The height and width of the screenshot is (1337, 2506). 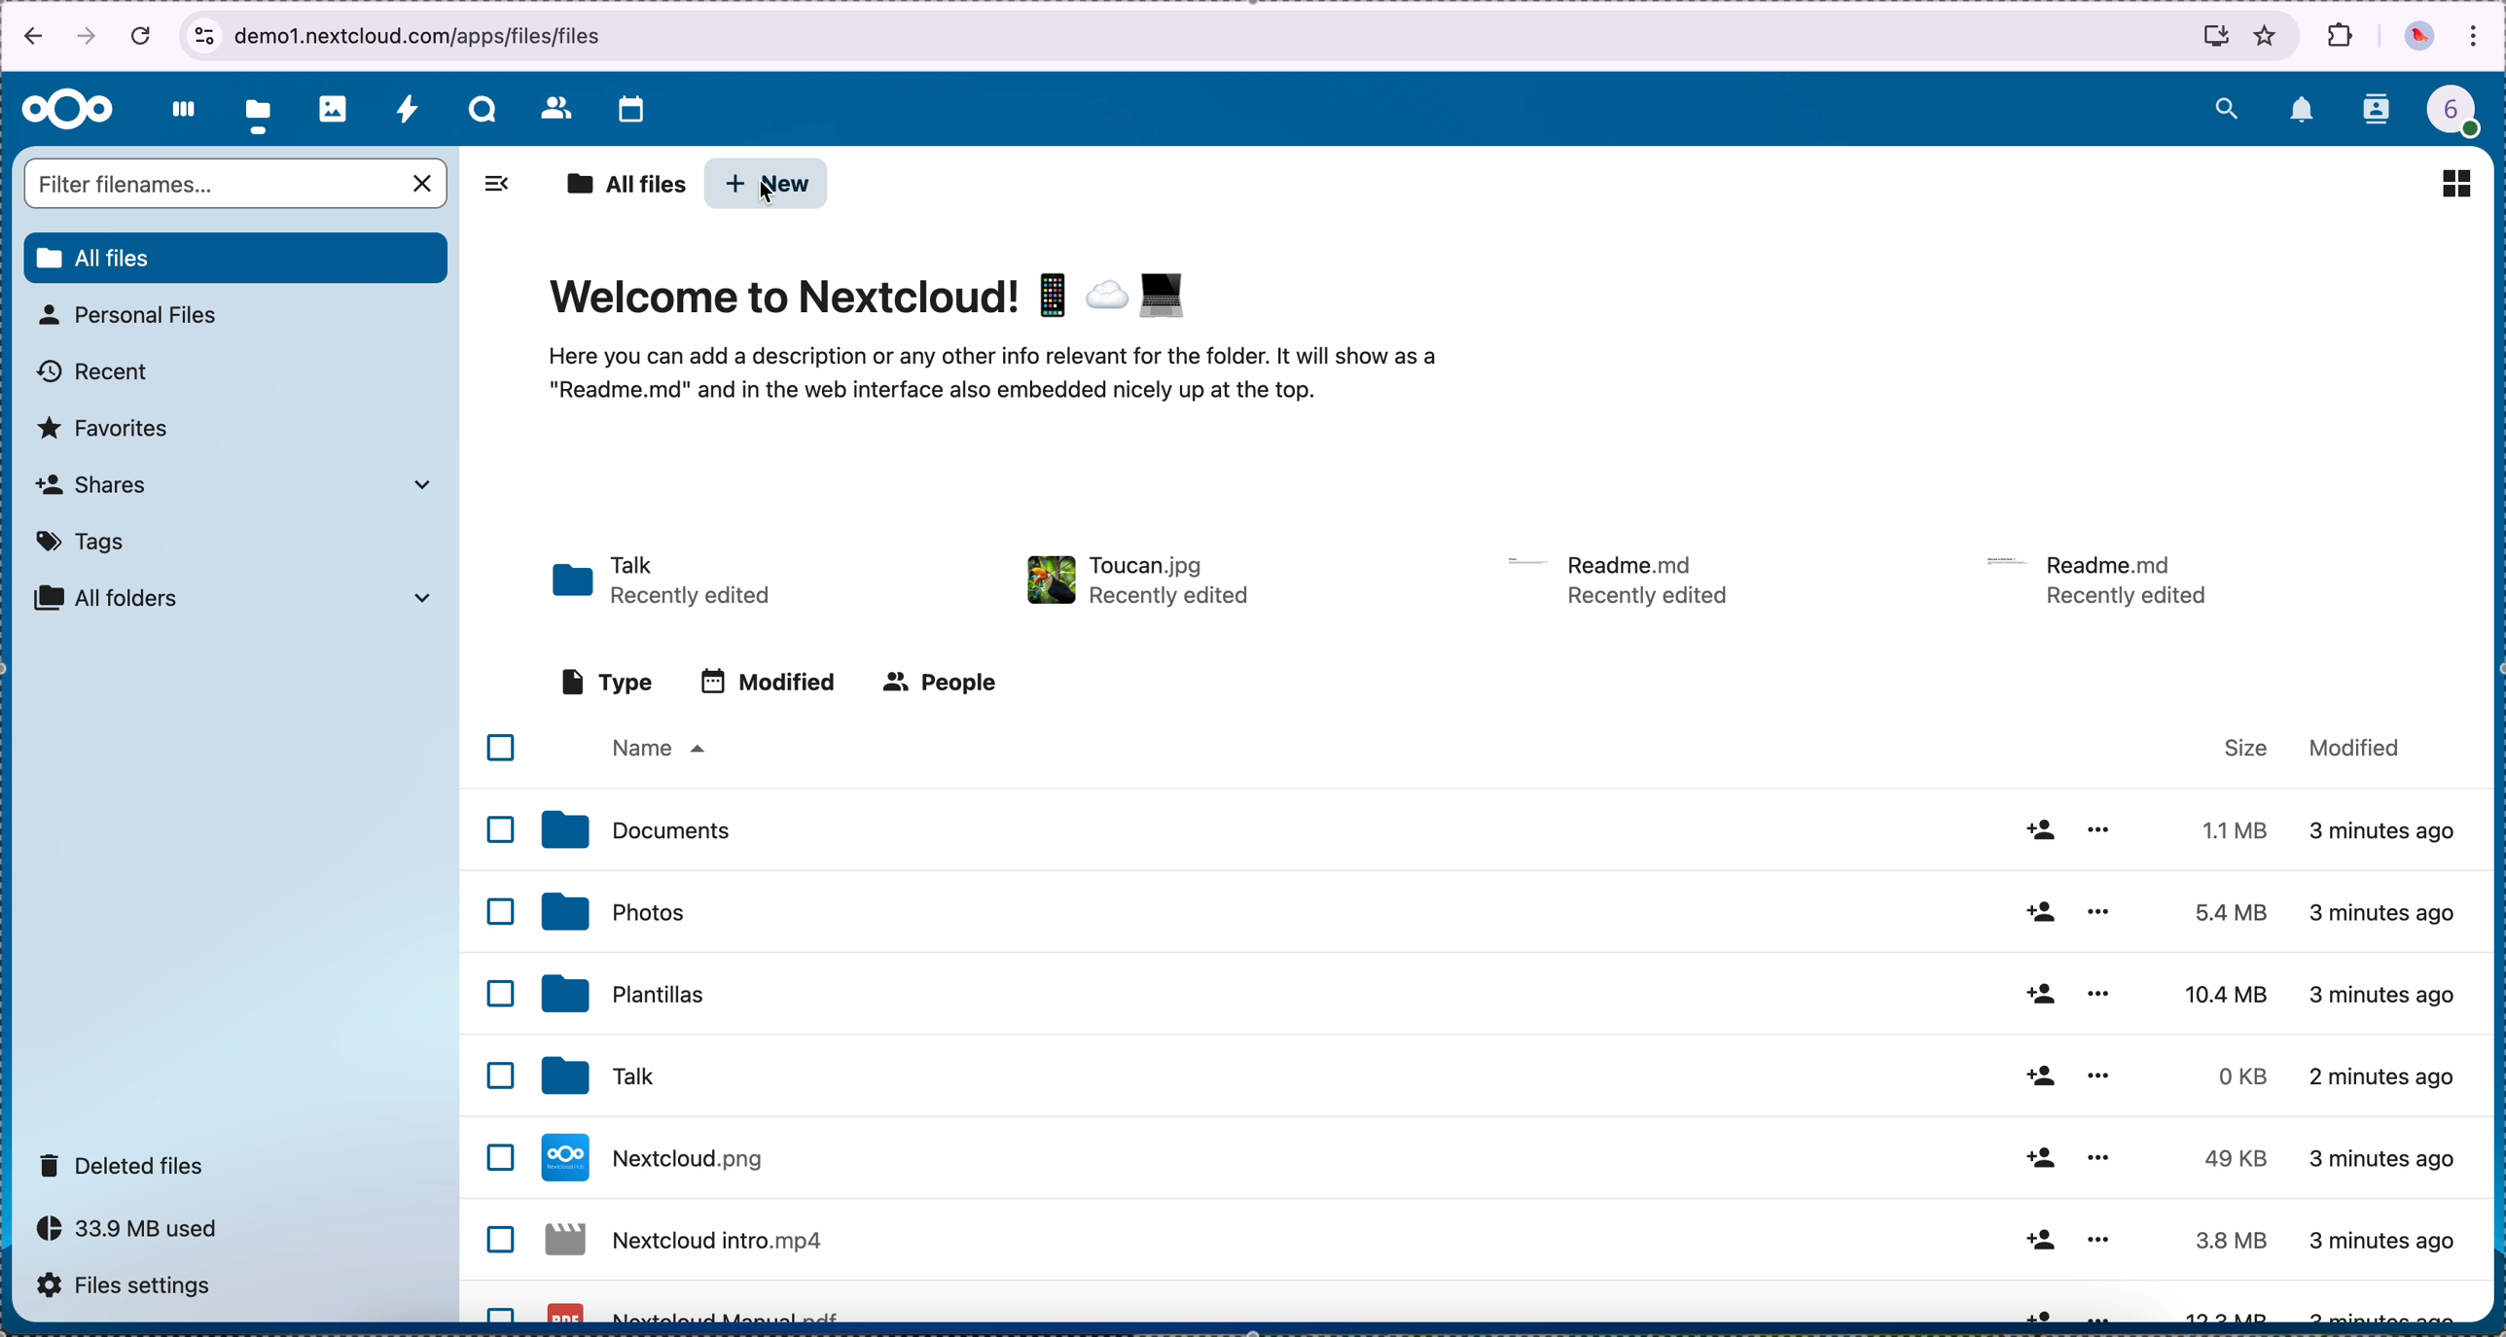 I want to click on size, so click(x=2247, y=748).